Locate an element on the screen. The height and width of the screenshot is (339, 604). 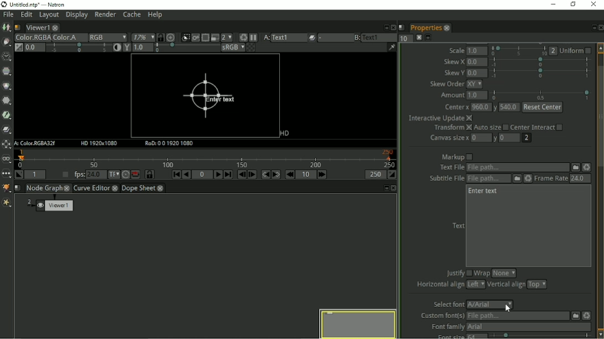
Cache is located at coordinates (132, 15).